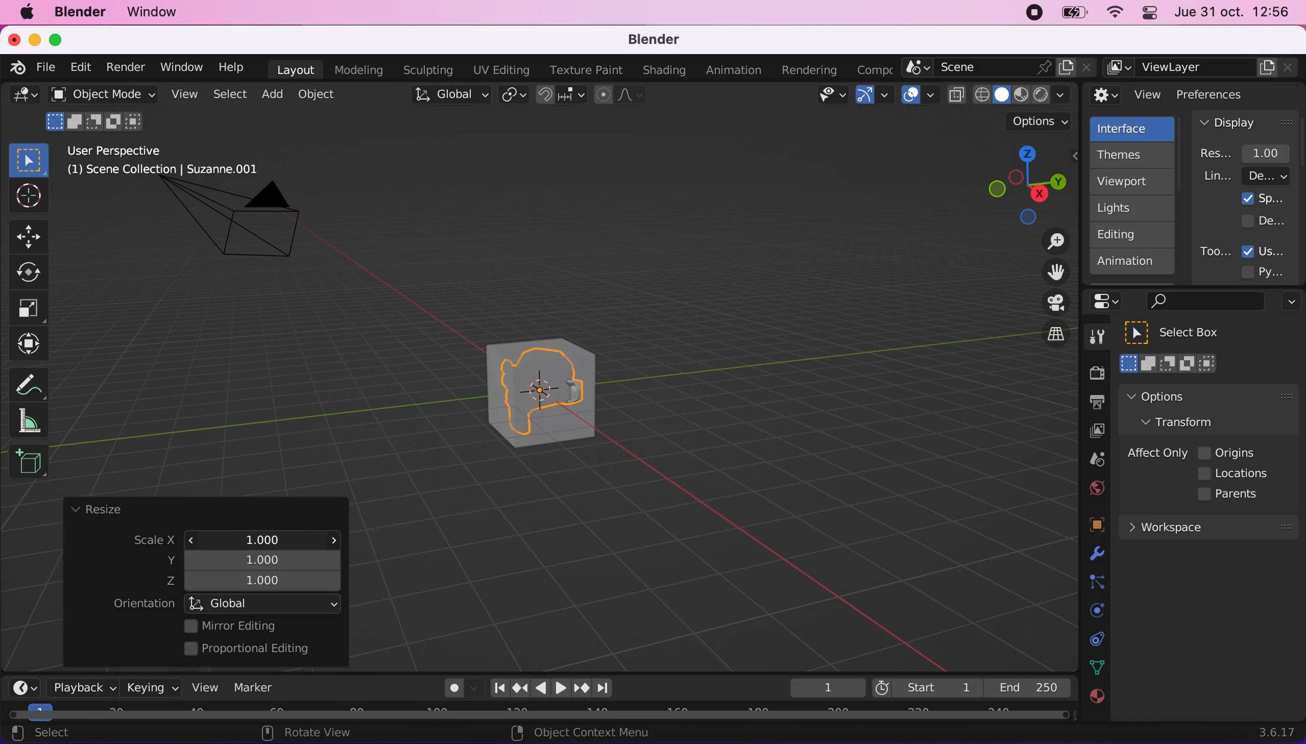  Describe the element at coordinates (1112, 15) in the screenshot. I see `wifi` at that location.